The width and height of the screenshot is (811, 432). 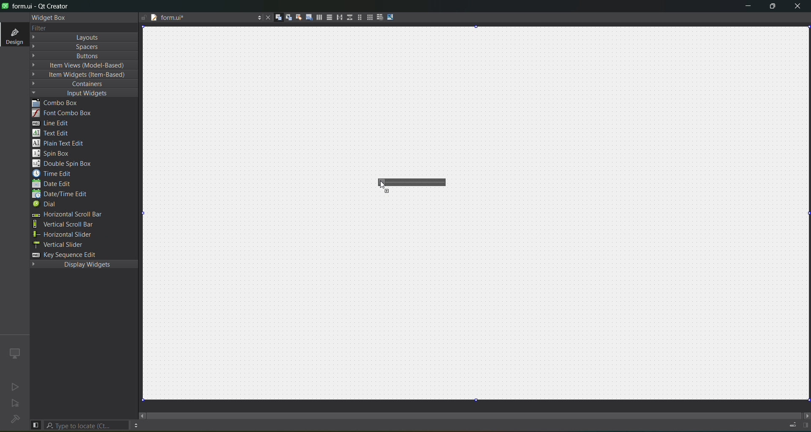 What do you see at coordinates (71, 37) in the screenshot?
I see `layout` at bounding box center [71, 37].